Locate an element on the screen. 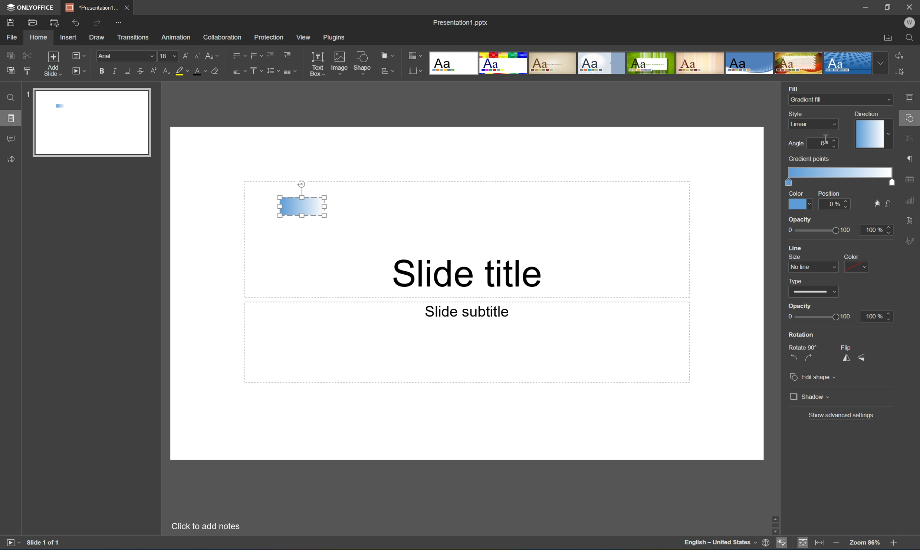  View is located at coordinates (304, 37).